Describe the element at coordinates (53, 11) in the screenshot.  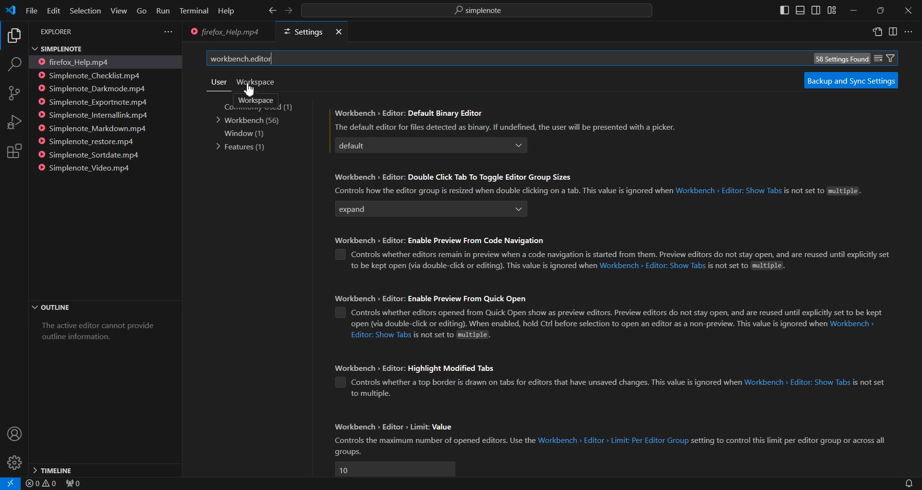
I see `Edit` at that location.